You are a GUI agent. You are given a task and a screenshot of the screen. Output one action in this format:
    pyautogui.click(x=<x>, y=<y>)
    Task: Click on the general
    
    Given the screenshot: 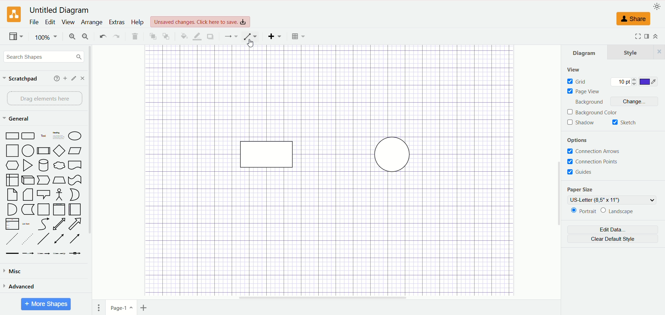 What is the action you would take?
    pyautogui.click(x=16, y=118)
    